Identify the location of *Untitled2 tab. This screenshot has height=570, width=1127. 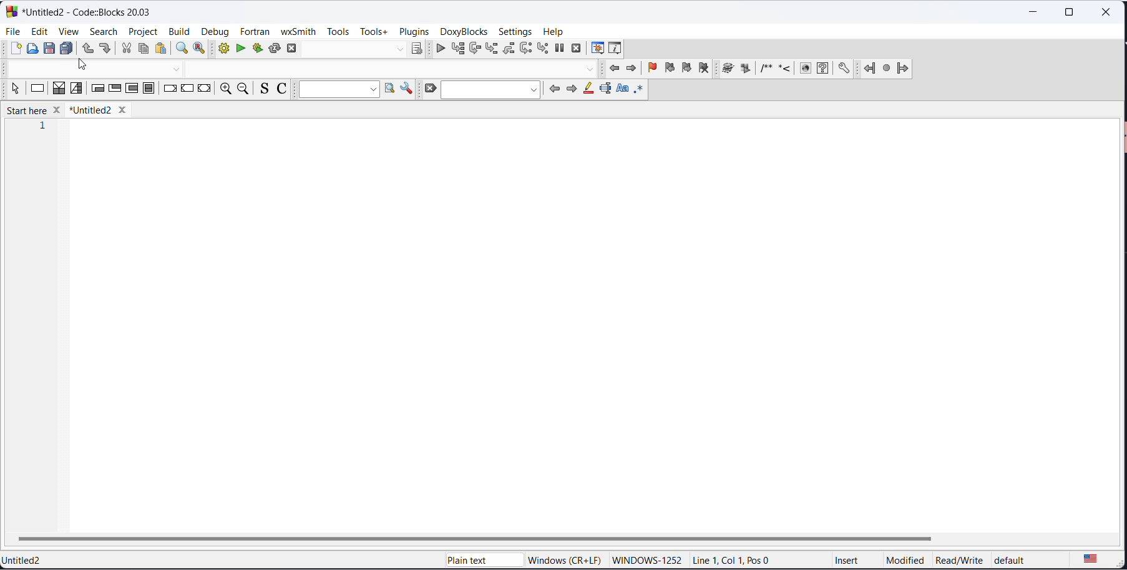
(101, 109).